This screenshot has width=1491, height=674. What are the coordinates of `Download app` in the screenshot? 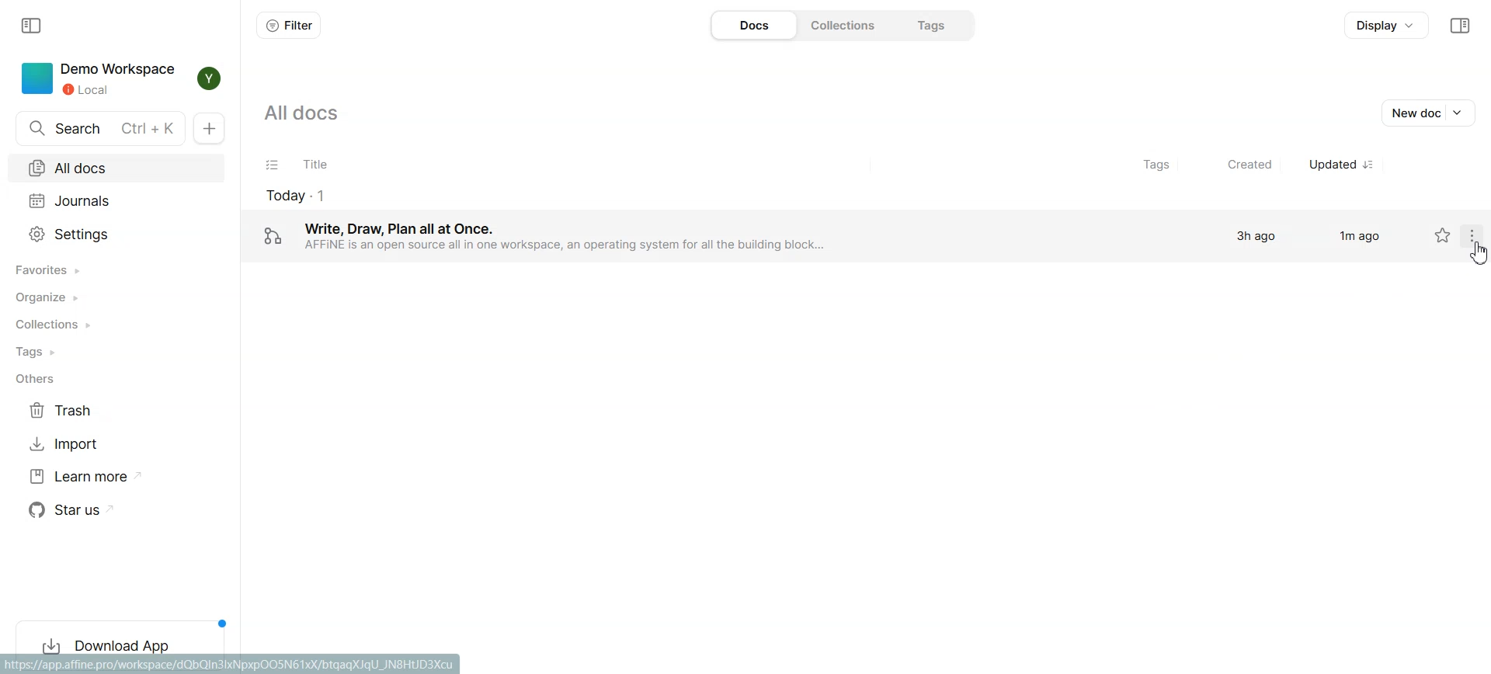 It's located at (121, 641).